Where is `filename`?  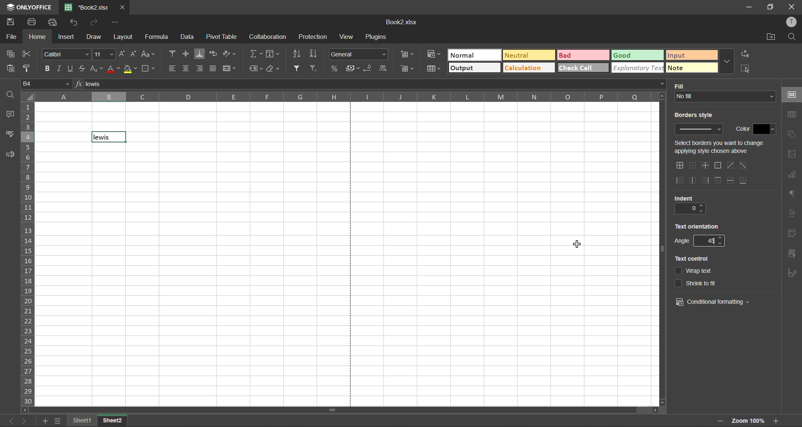 filename is located at coordinates (405, 21).